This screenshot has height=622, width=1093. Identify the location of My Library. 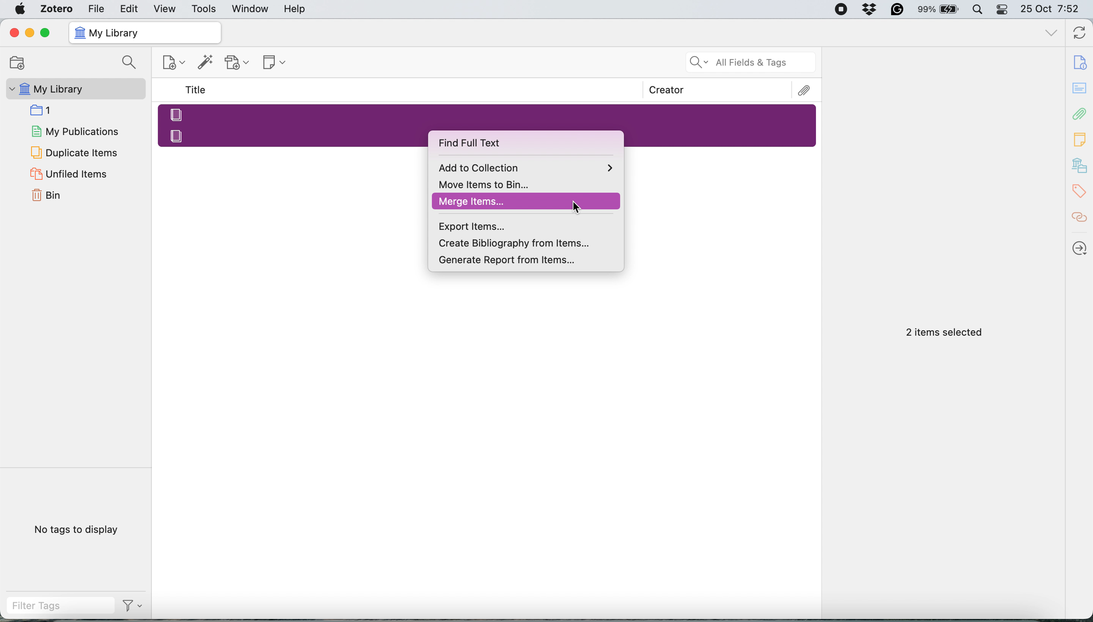
(74, 89).